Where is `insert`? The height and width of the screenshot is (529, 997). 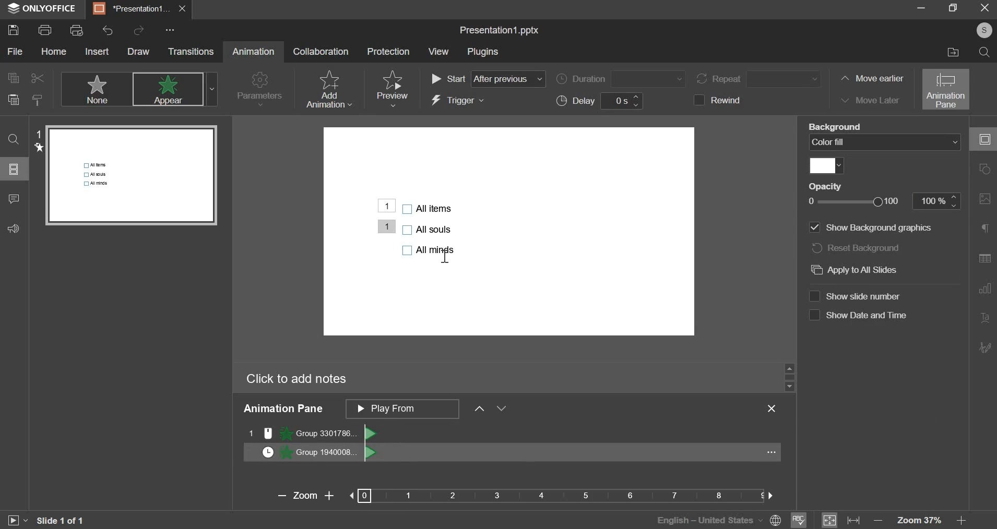 insert is located at coordinates (96, 51).